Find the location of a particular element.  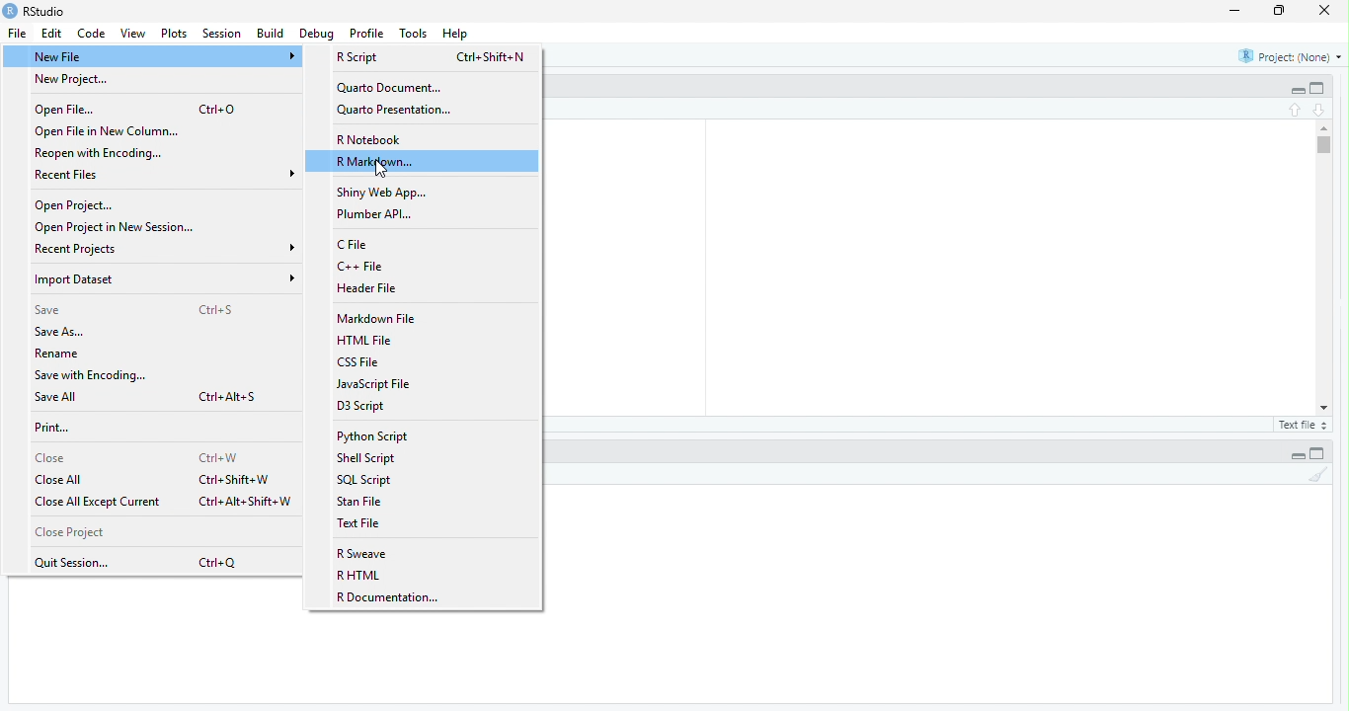

Debug is located at coordinates (319, 35).